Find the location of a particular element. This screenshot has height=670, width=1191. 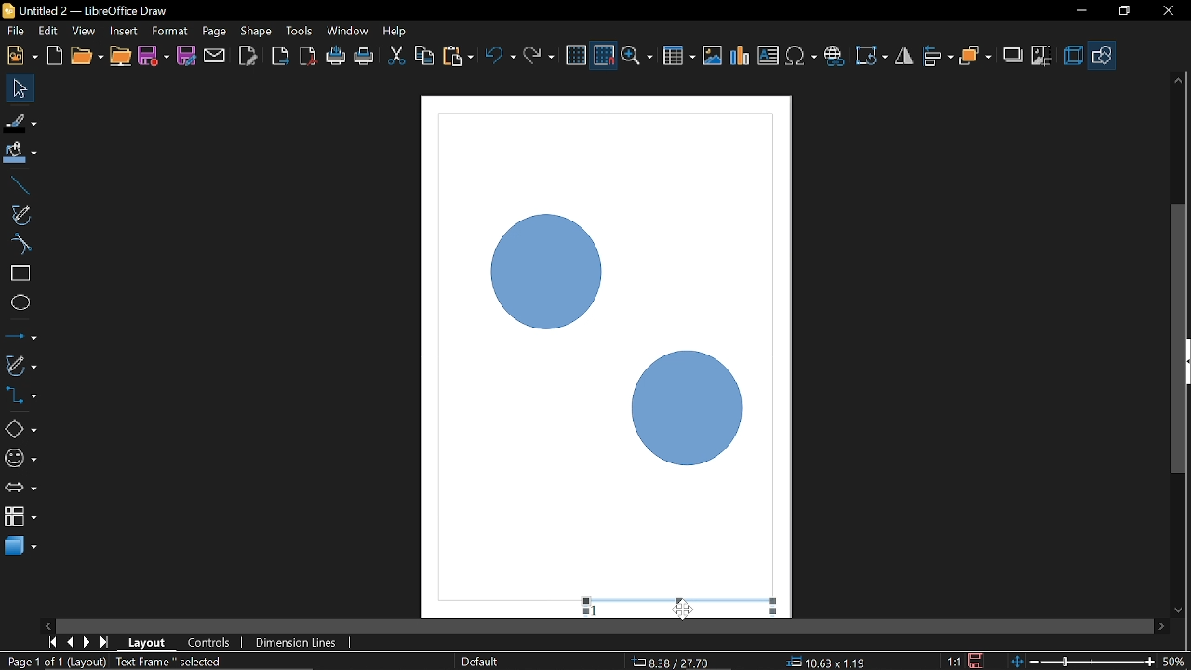

print directly is located at coordinates (365, 56).